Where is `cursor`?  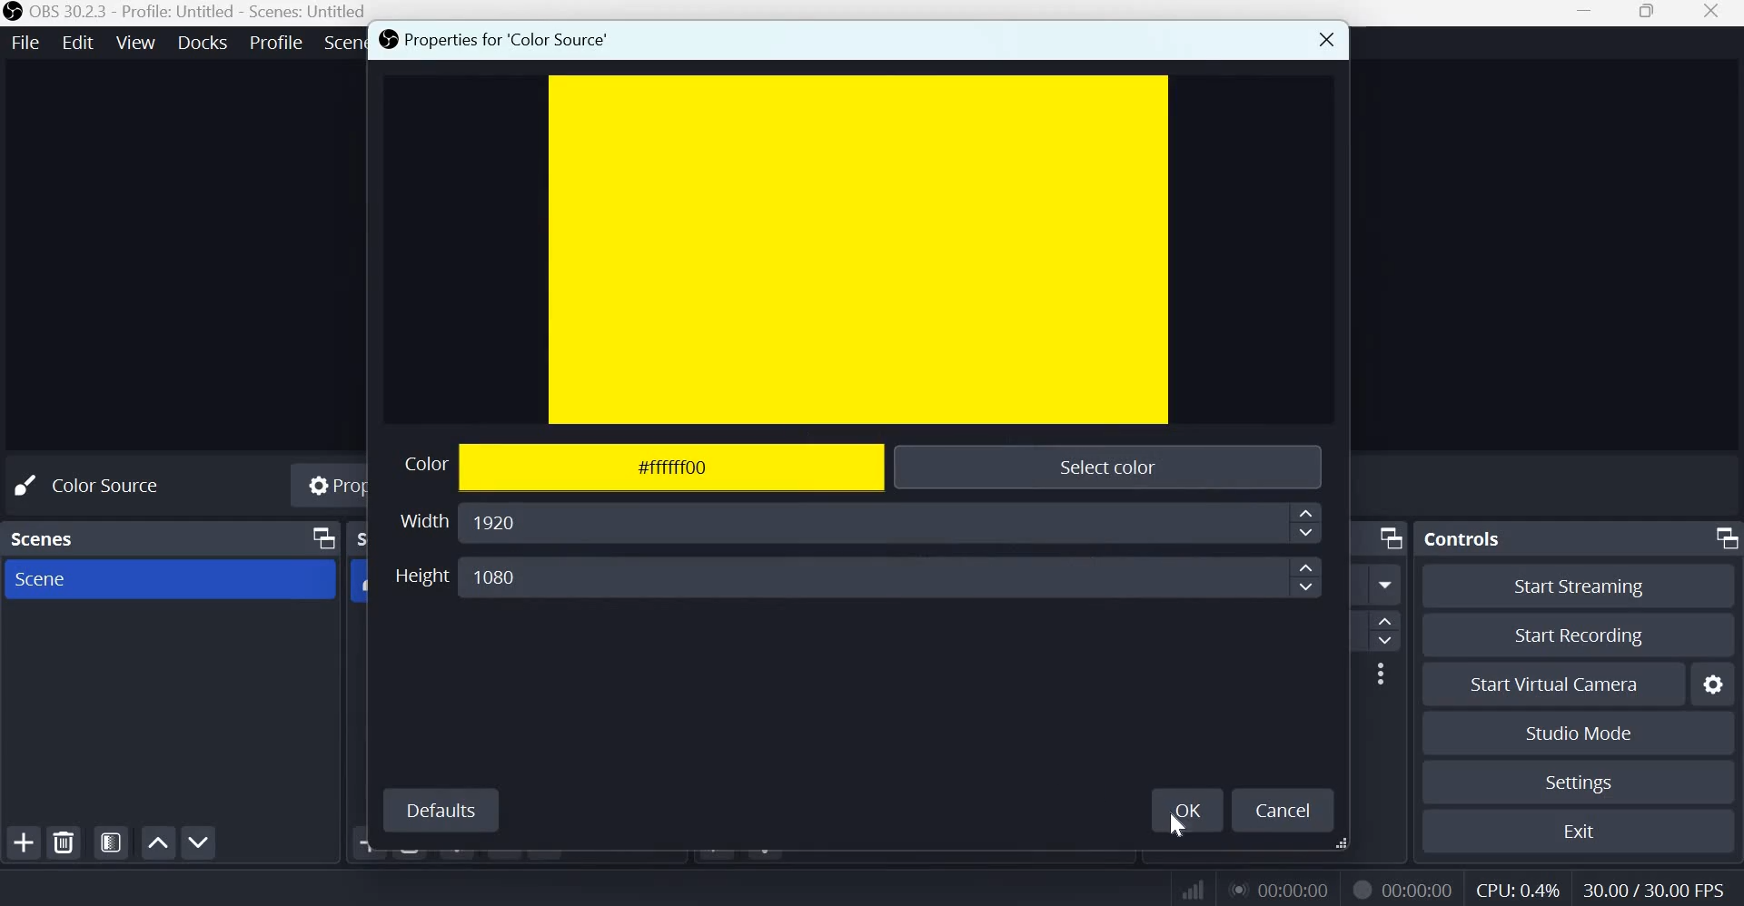
cursor is located at coordinates (1180, 829).